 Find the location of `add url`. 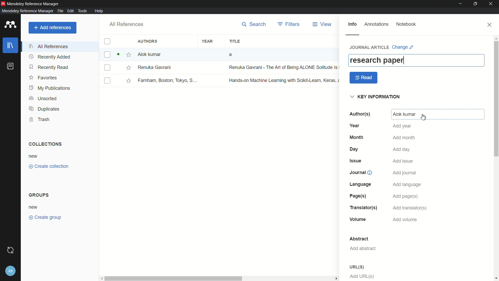

add url is located at coordinates (362, 276).